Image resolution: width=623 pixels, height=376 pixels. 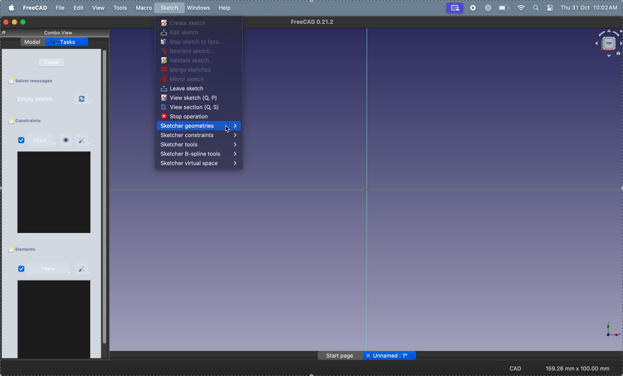 I want to click on Unnamed: 1*, so click(x=391, y=356).